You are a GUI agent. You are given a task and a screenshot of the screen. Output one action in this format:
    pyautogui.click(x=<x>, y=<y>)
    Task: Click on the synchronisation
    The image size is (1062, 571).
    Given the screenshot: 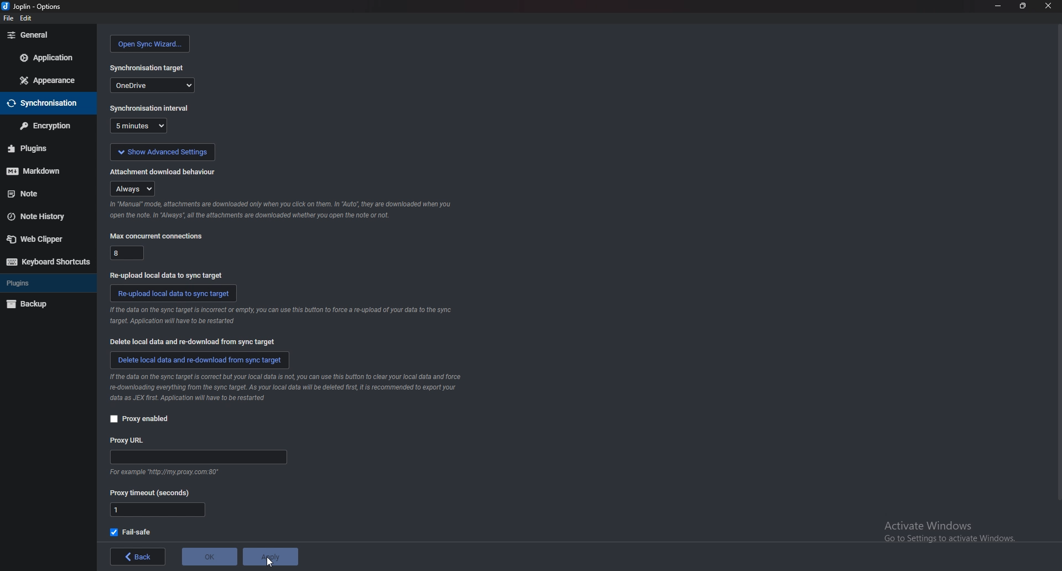 What is the action you would take?
    pyautogui.click(x=45, y=103)
    